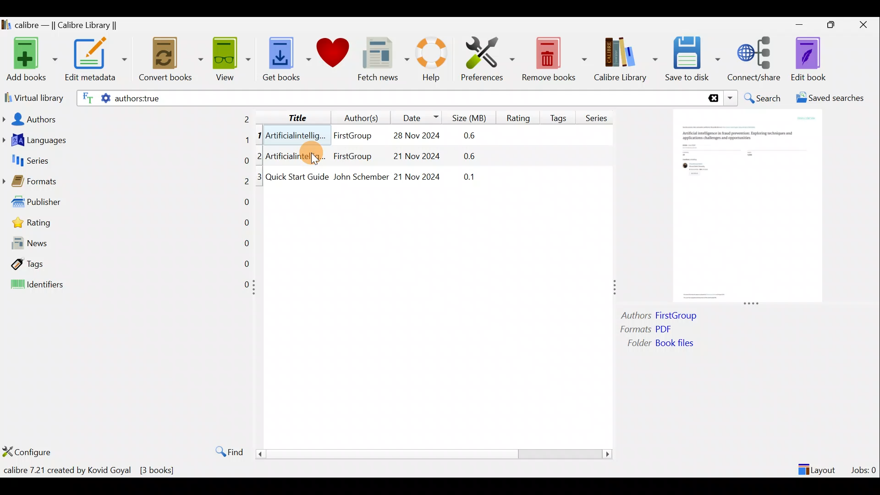 The height and width of the screenshot is (495, 880). What do you see at coordinates (333, 56) in the screenshot?
I see `Donate` at bounding box center [333, 56].